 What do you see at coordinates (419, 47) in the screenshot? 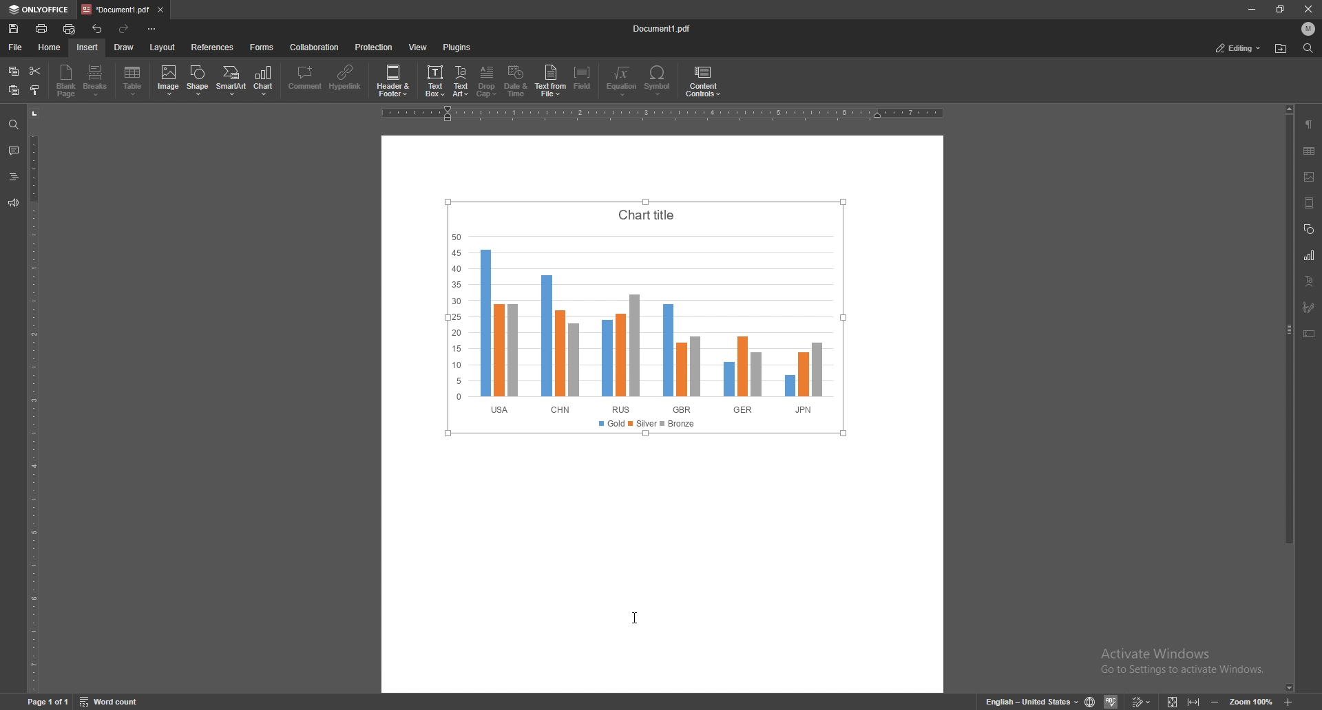
I see `view` at bounding box center [419, 47].